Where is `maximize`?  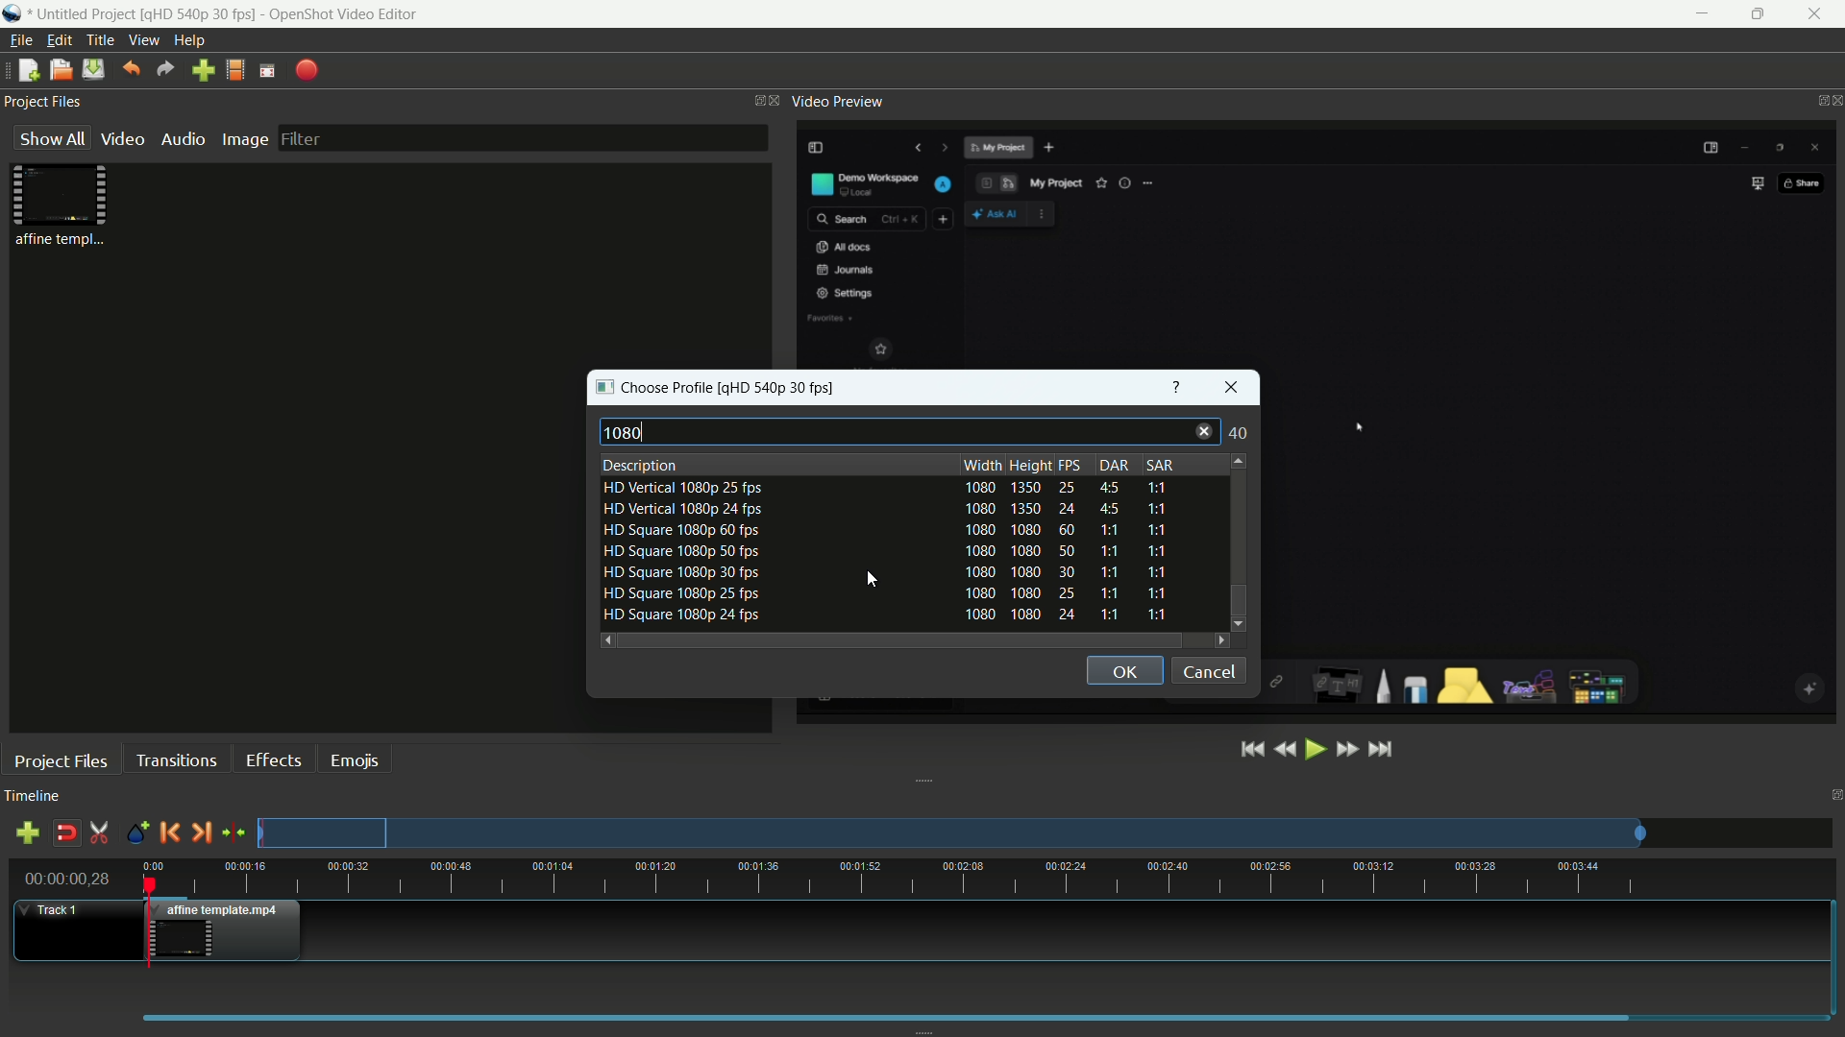 maximize is located at coordinates (1762, 14).